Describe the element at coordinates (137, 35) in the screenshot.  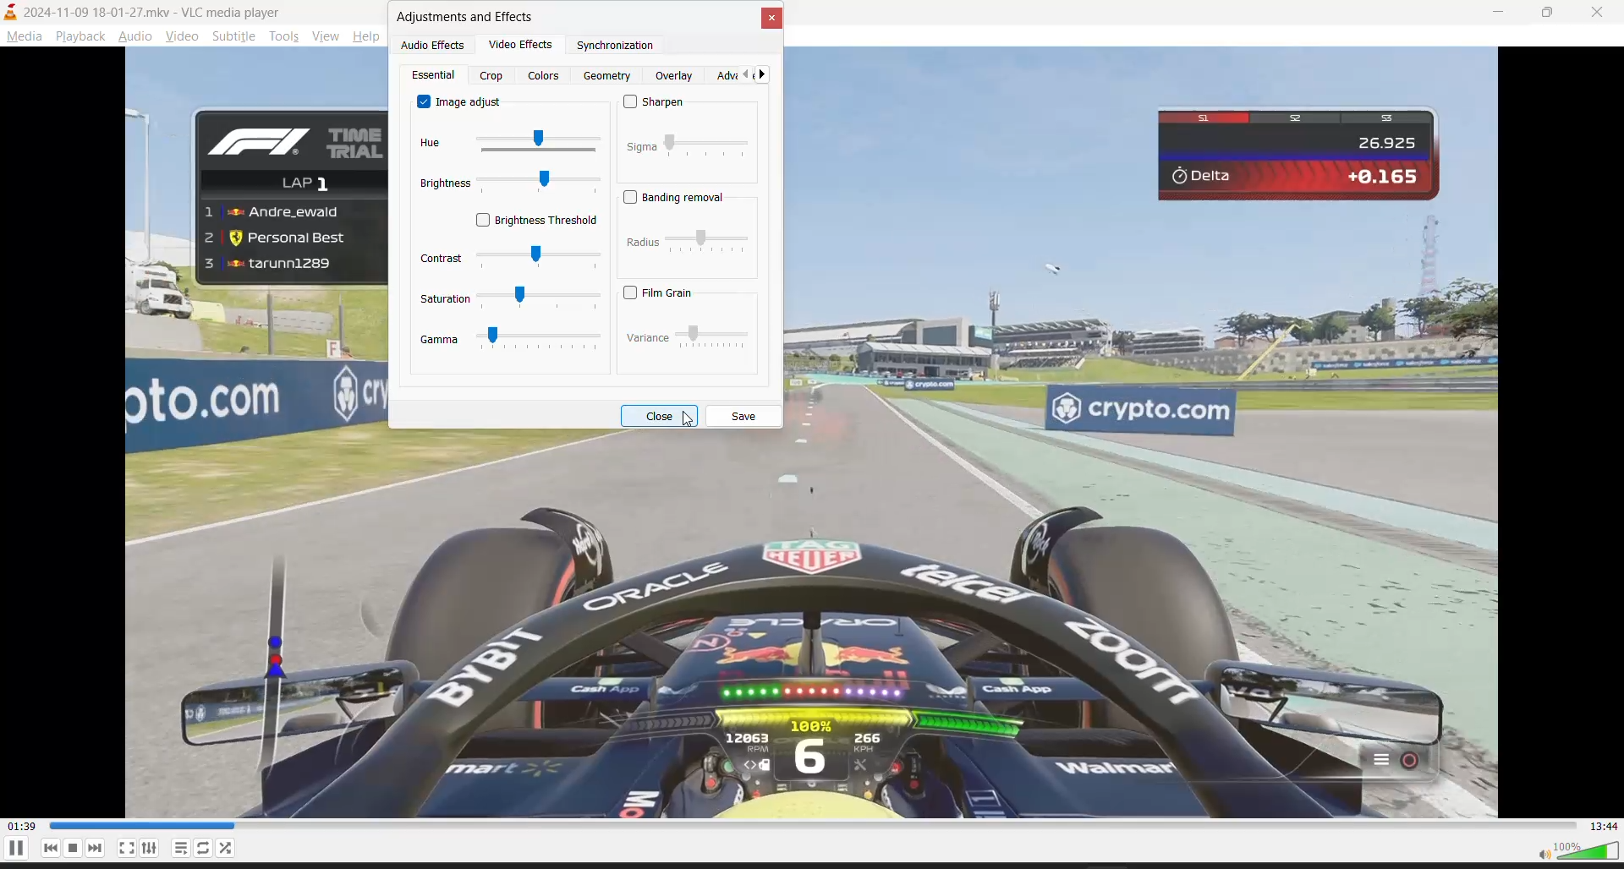
I see `audio` at that location.